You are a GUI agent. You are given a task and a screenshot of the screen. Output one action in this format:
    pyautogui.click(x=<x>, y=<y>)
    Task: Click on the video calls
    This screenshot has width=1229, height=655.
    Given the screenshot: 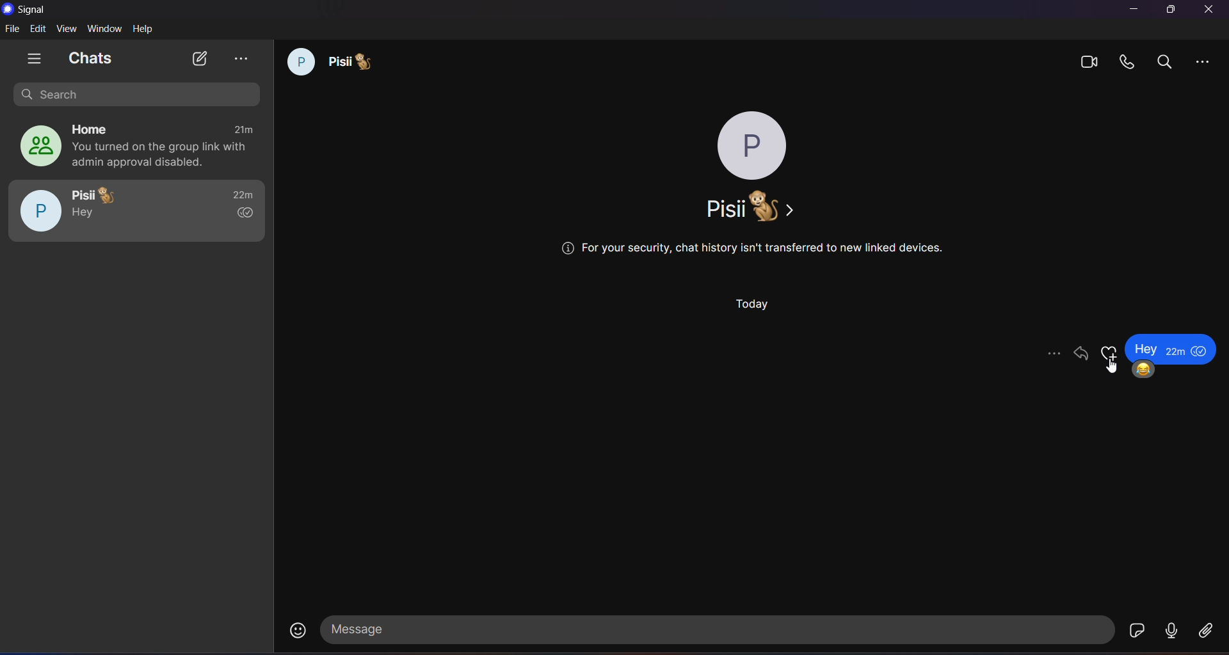 What is the action you would take?
    pyautogui.click(x=1088, y=60)
    